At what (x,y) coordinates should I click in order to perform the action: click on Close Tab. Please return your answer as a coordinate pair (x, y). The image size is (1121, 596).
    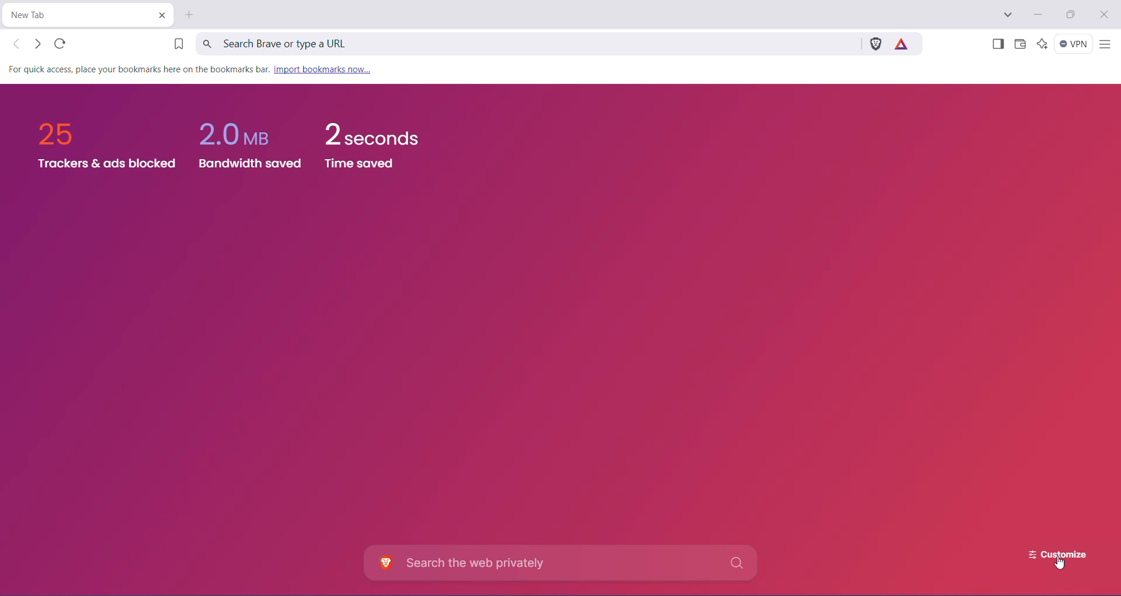
    Looking at the image, I should click on (161, 15).